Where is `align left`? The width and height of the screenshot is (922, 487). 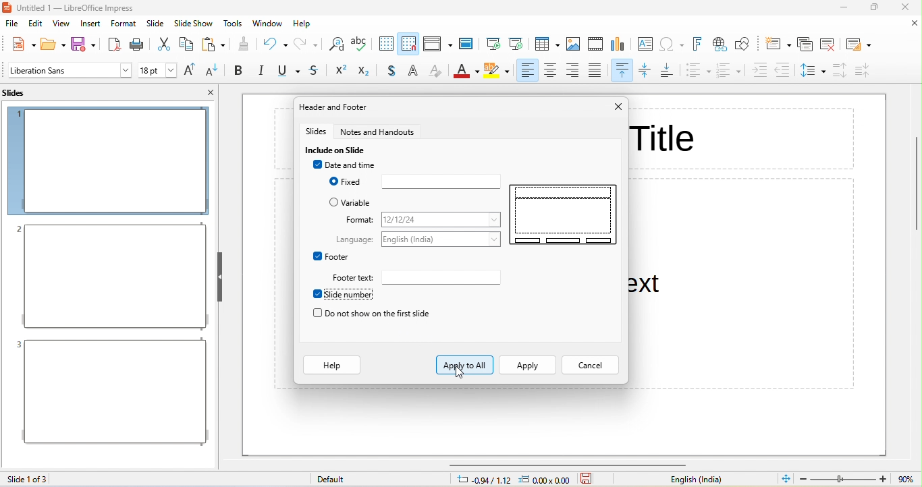 align left is located at coordinates (526, 71).